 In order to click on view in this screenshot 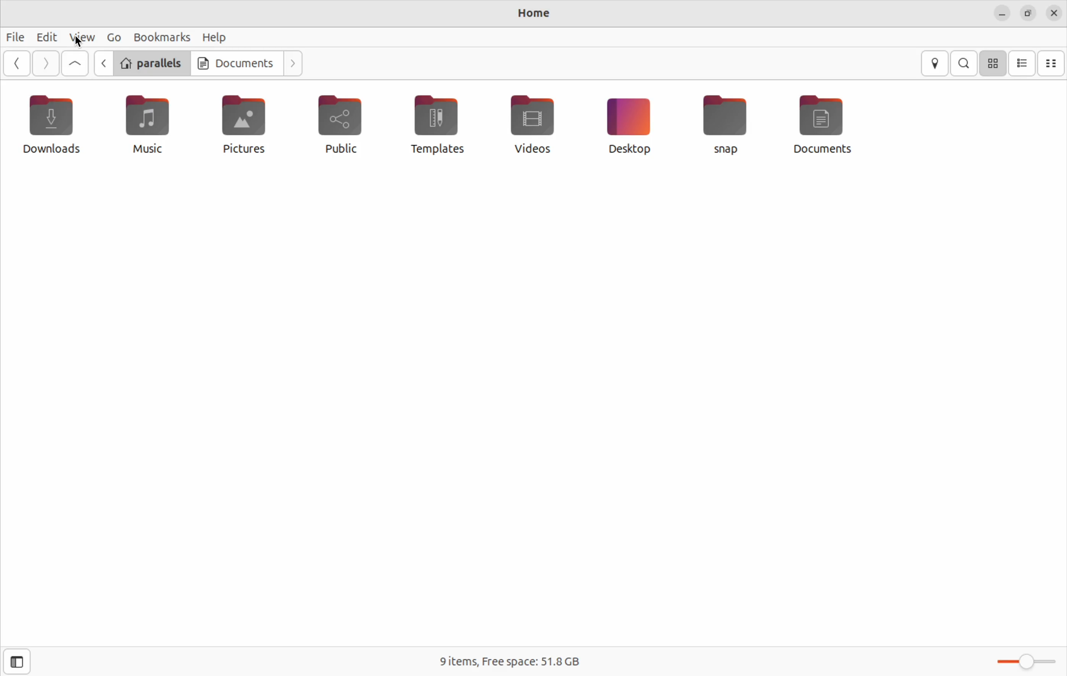, I will do `click(82, 37)`.